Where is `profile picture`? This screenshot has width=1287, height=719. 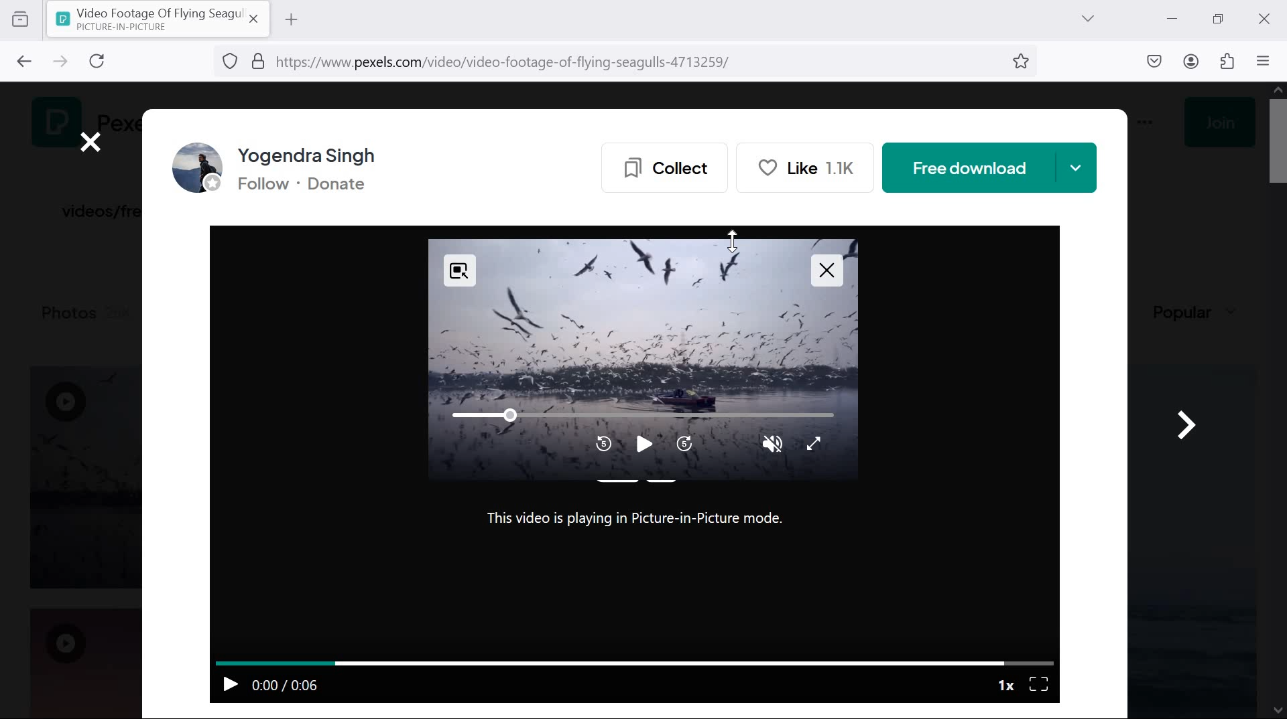
profile picture is located at coordinates (193, 169).